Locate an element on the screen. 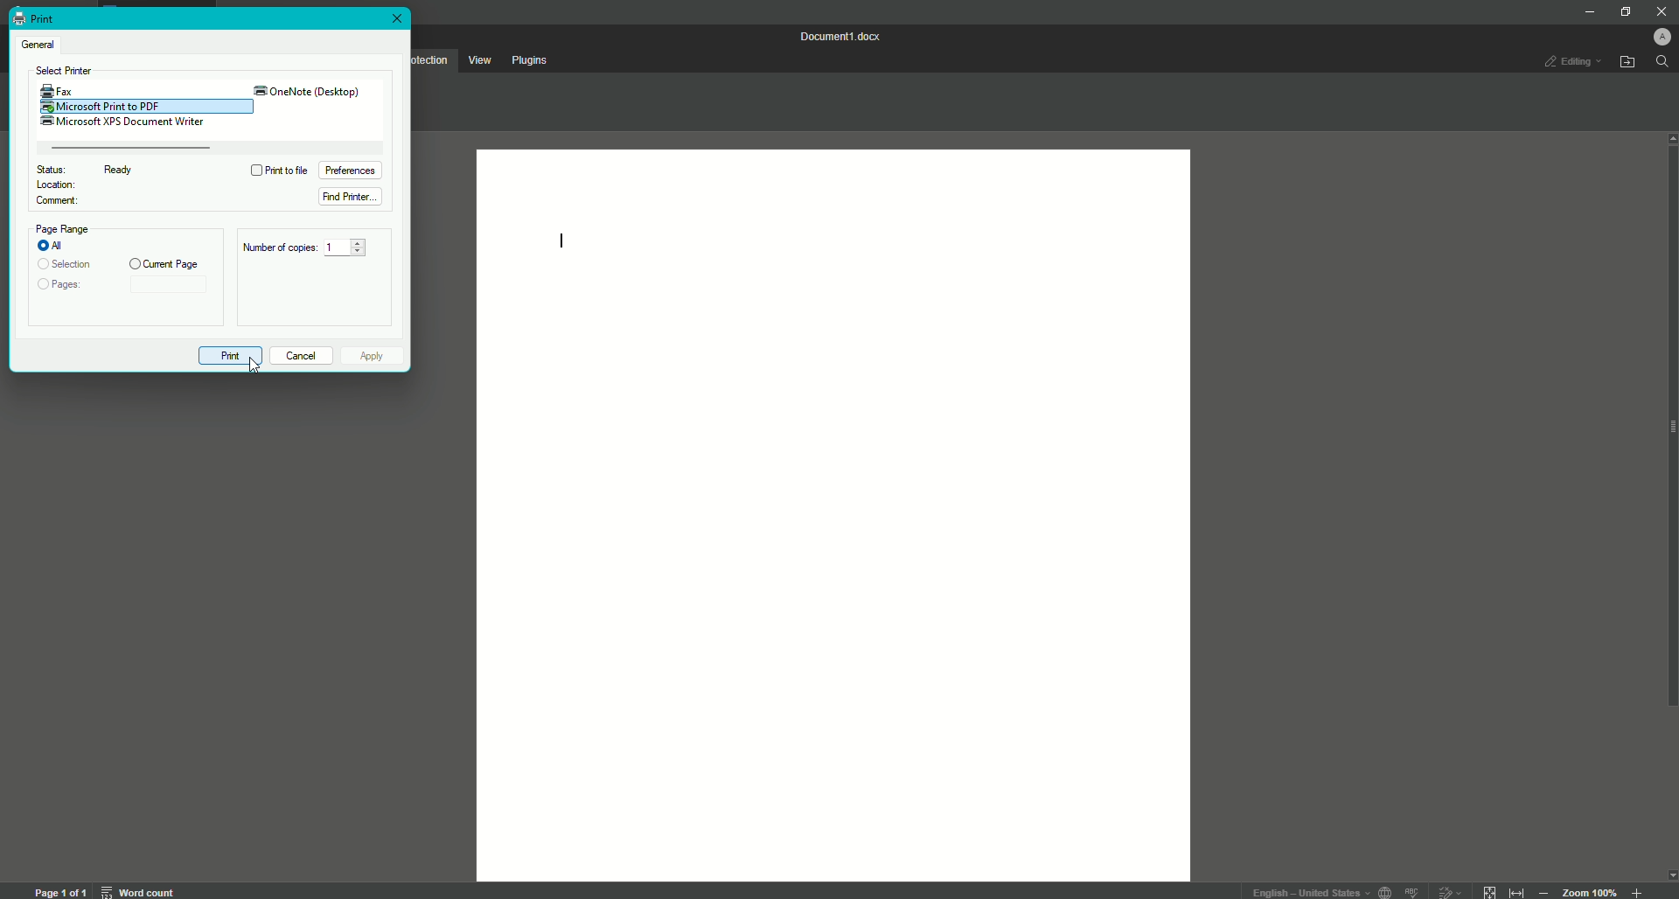 This screenshot has width=1679, height=899. Profile is located at coordinates (1655, 36).